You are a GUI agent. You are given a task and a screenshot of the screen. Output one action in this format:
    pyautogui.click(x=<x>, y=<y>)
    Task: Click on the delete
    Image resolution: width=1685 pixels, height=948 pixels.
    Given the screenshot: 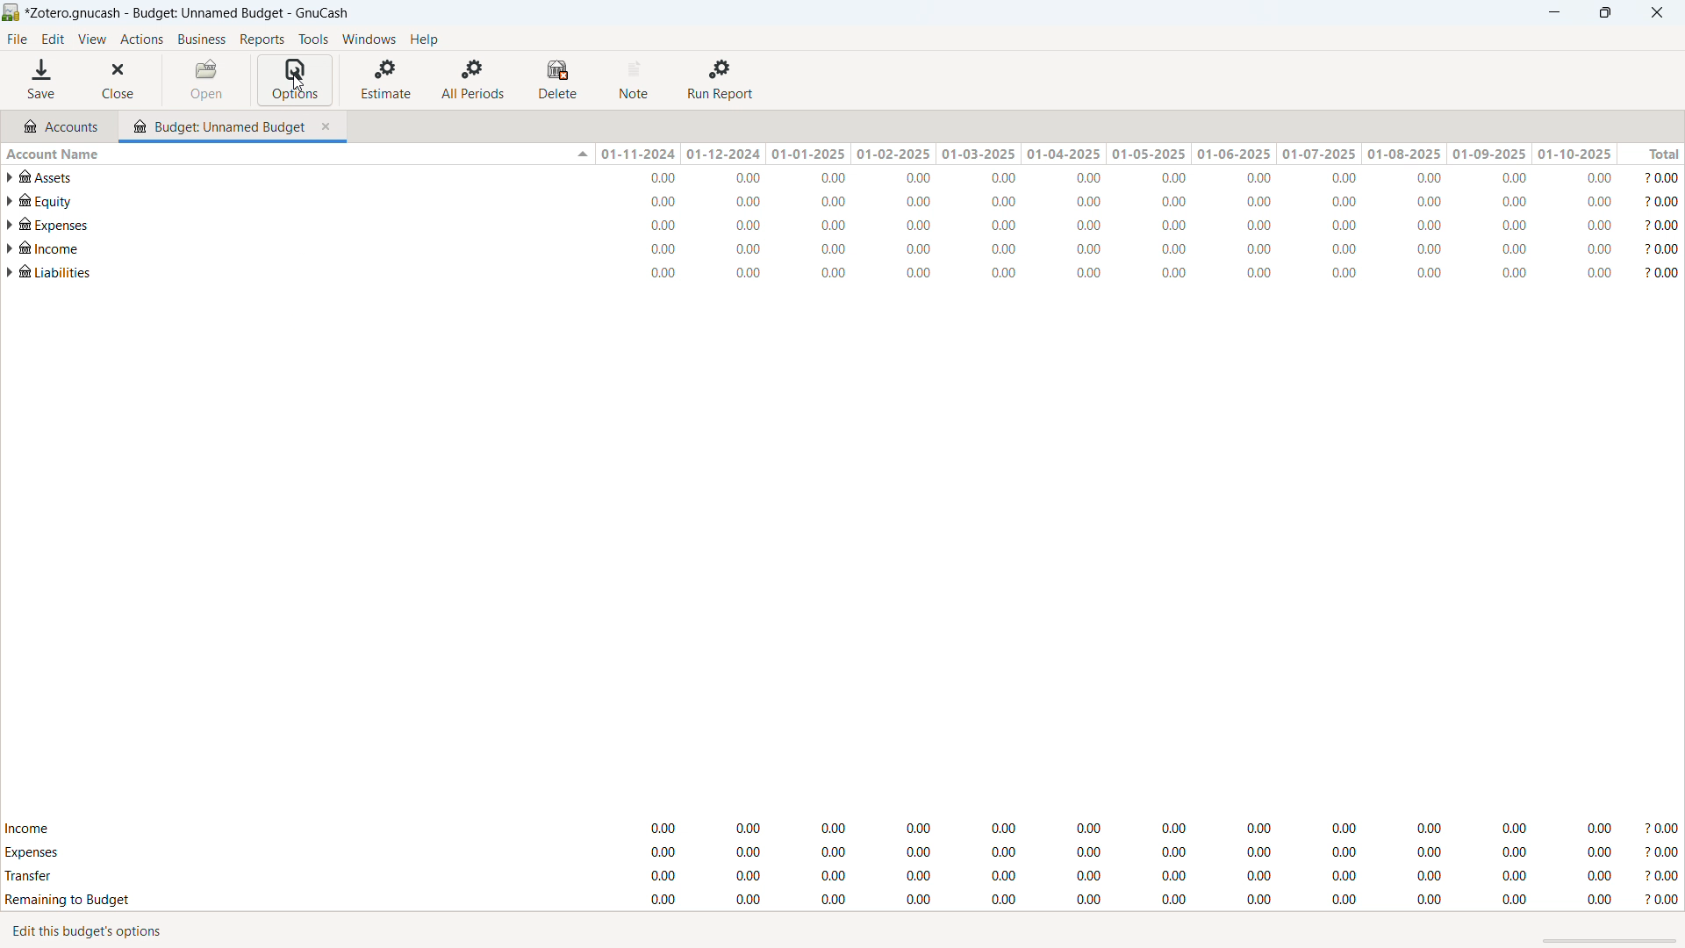 What is the action you would take?
    pyautogui.click(x=561, y=80)
    